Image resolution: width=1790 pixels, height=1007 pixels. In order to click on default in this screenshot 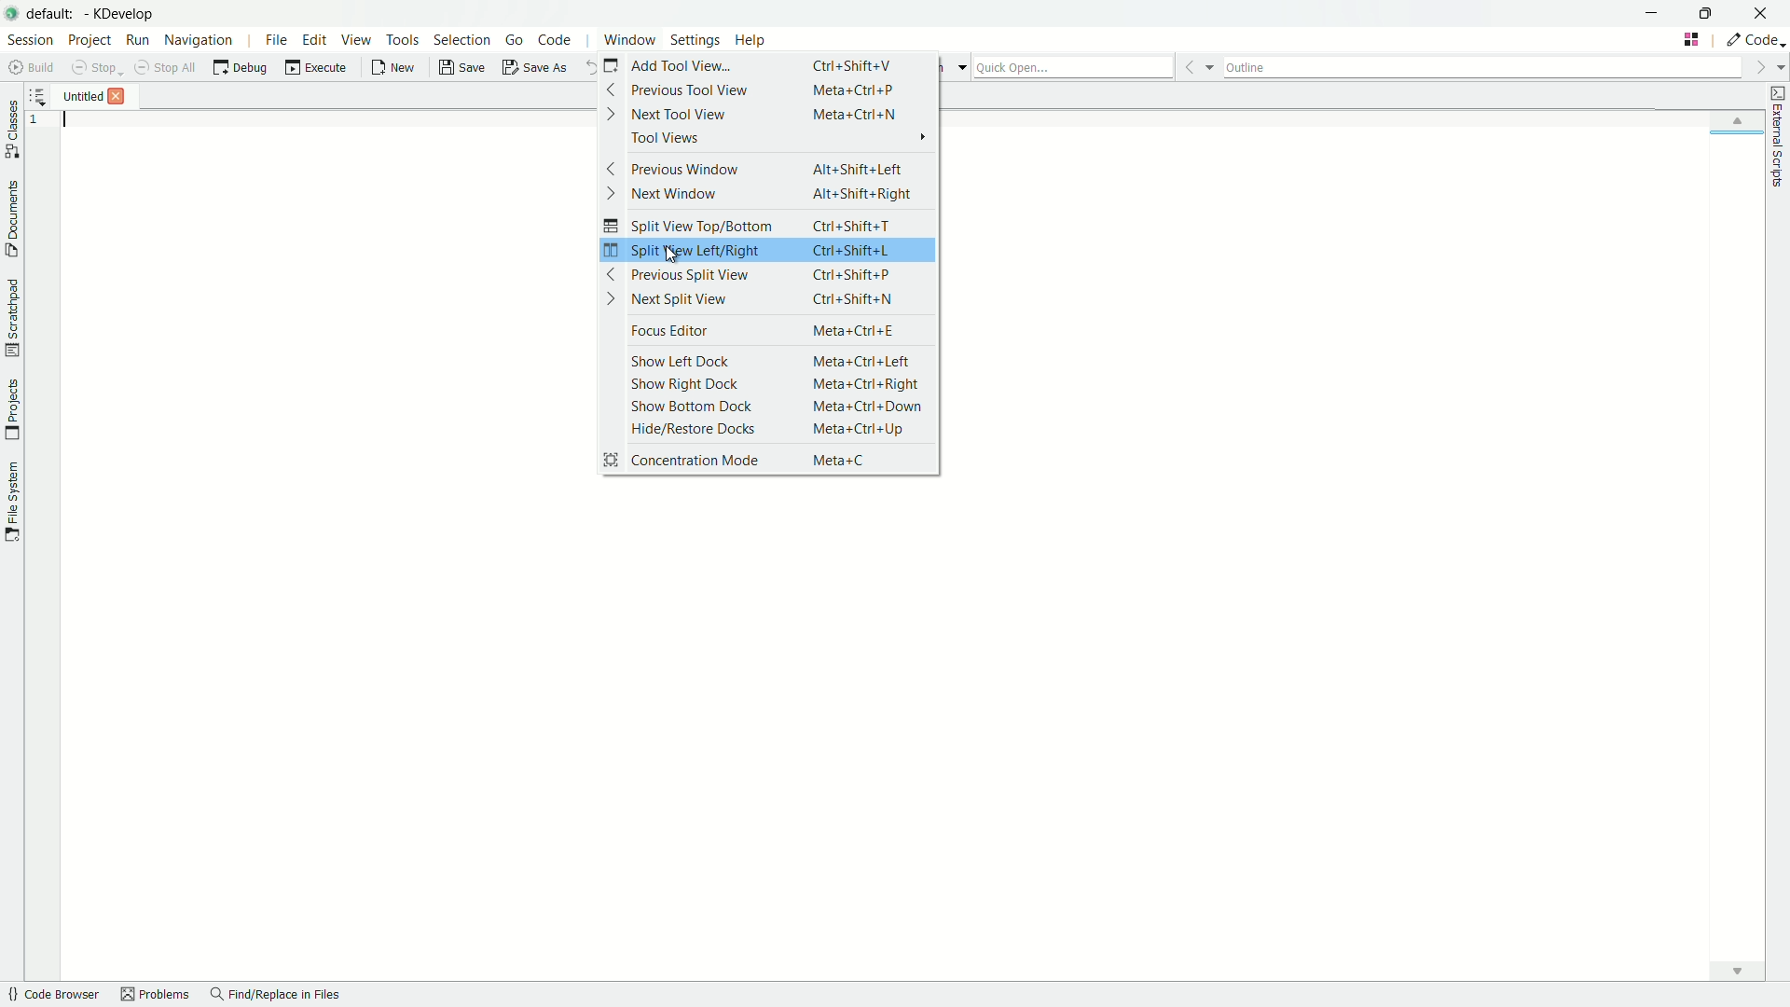, I will do `click(52, 13)`.